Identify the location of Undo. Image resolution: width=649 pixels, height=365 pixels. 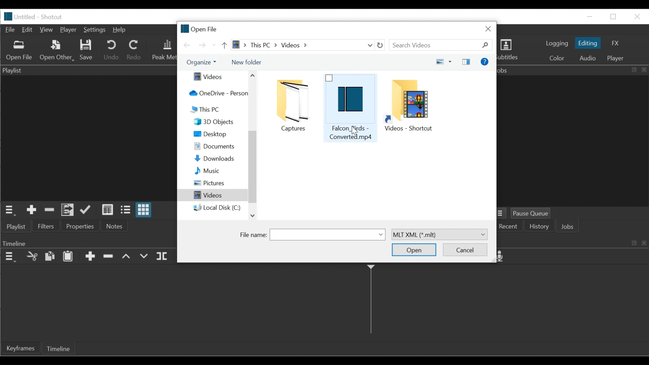
(111, 50).